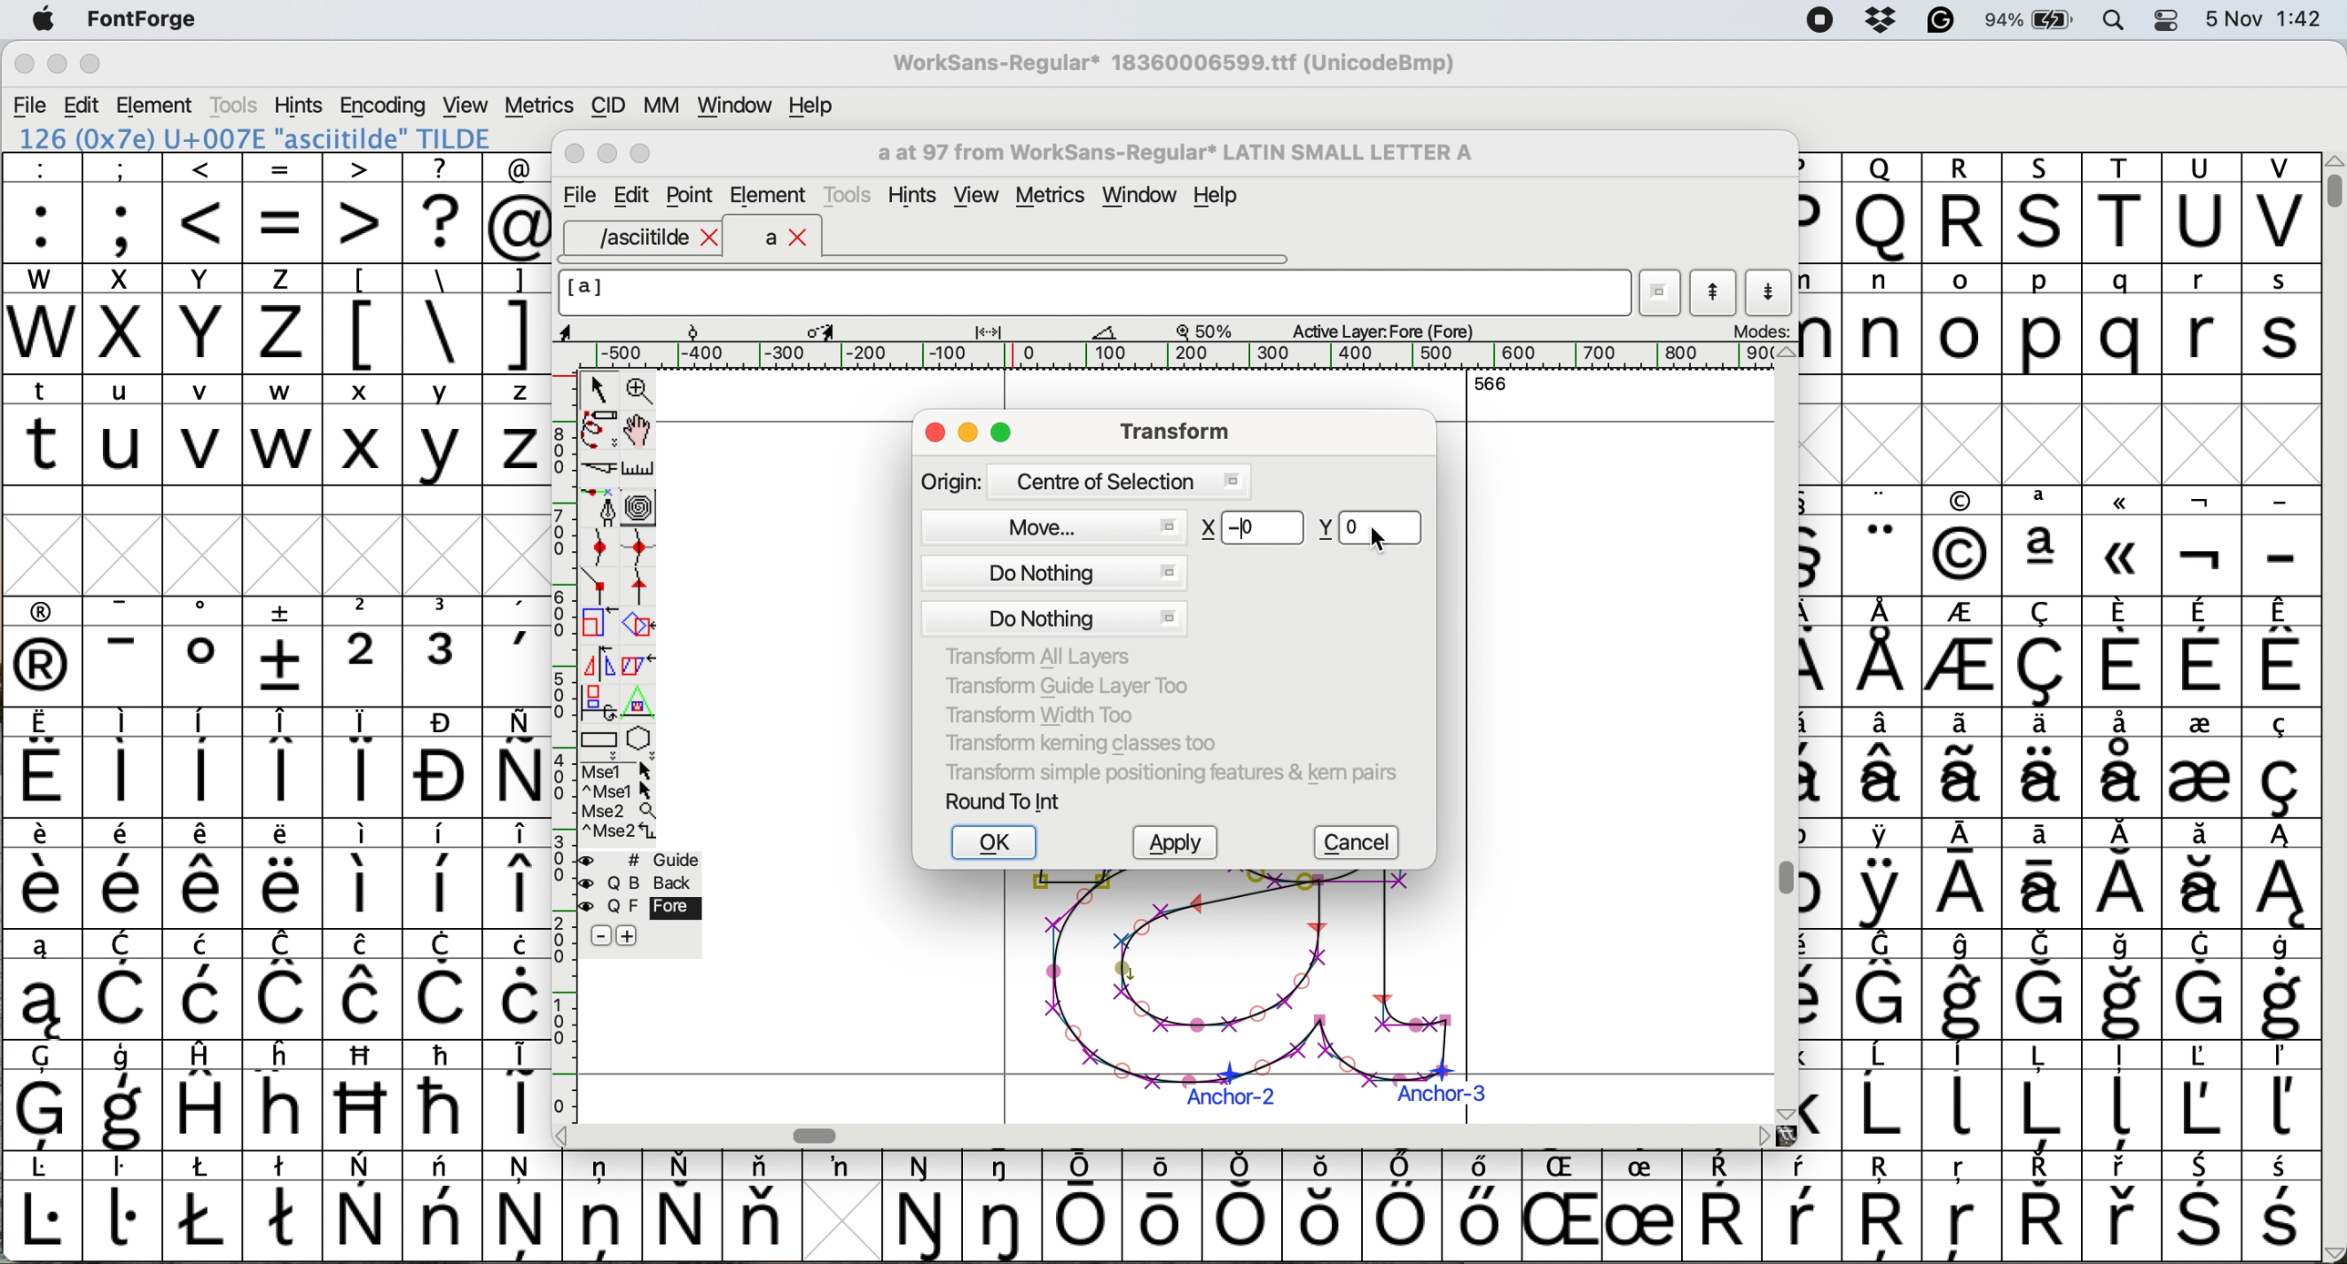  Describe the element at coordinates (1641, 1208) in the screenshot. I see `symbol` at that location.